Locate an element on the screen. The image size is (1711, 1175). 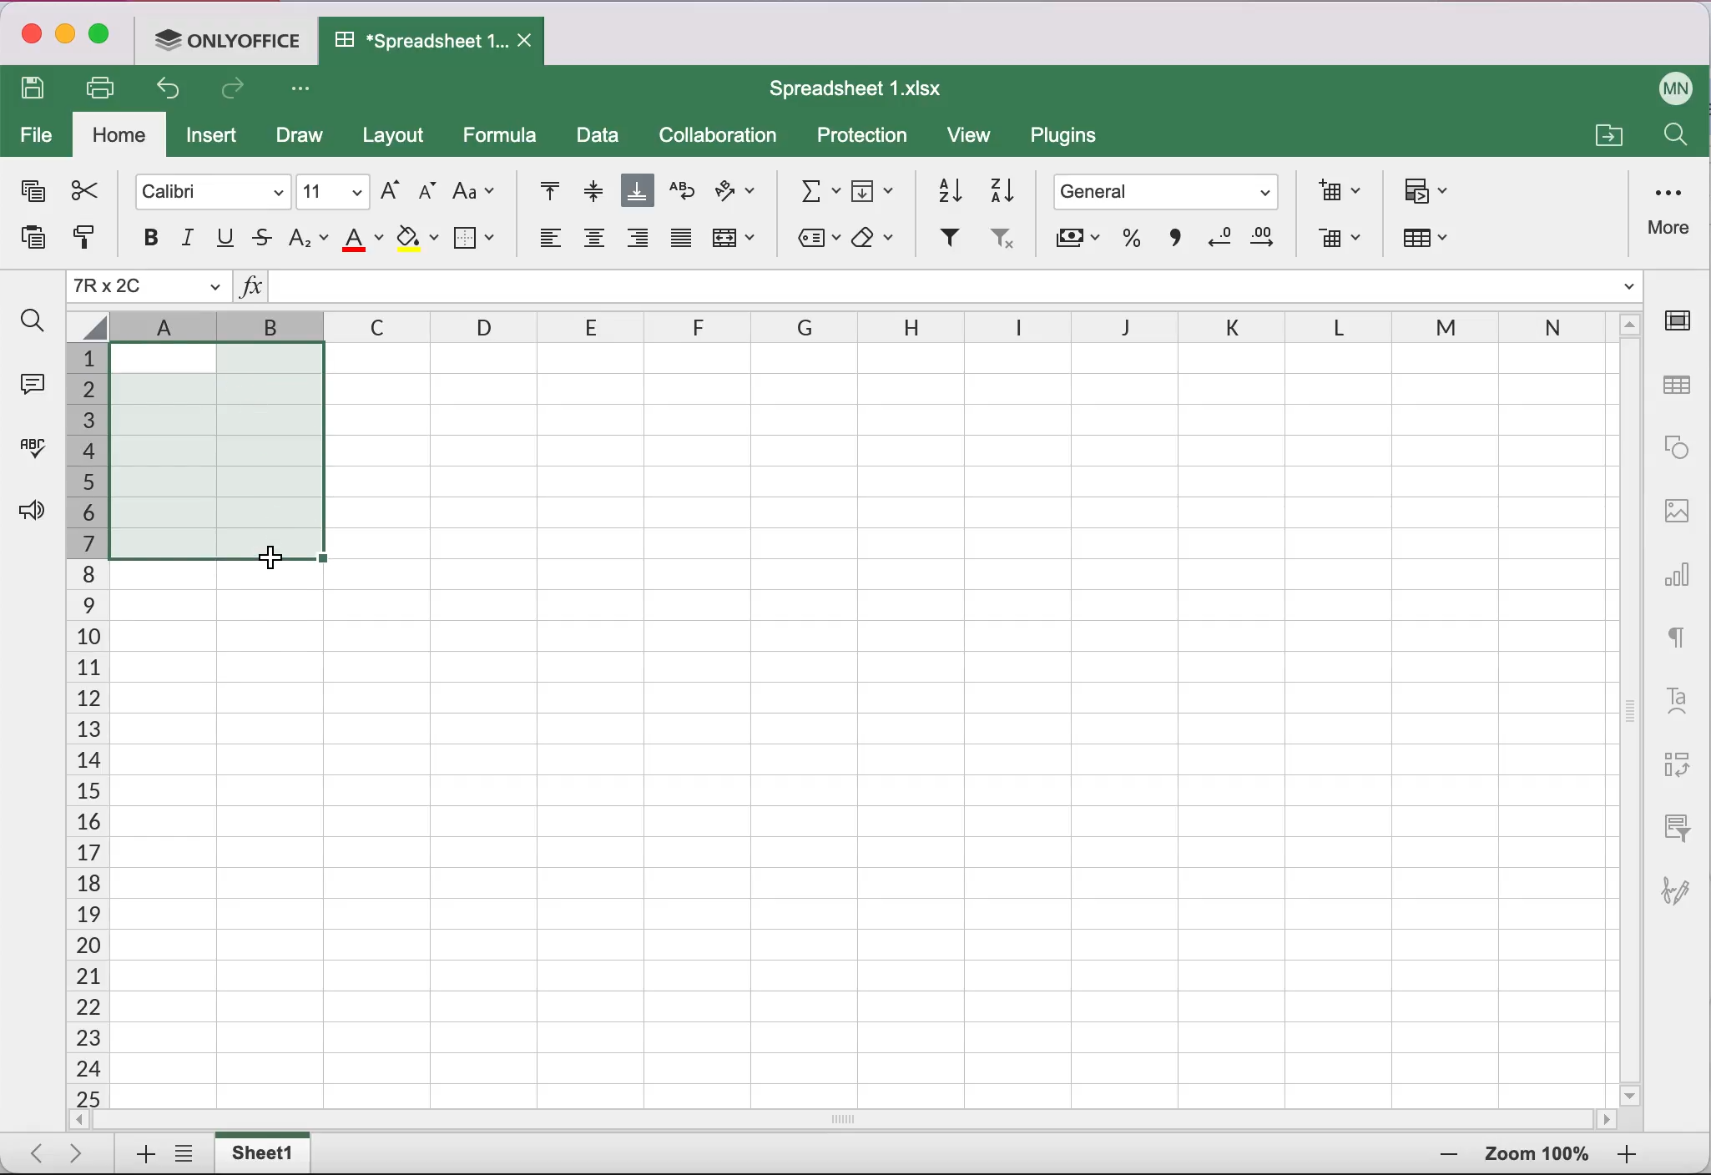
italic is located at coordinates (189, 238).